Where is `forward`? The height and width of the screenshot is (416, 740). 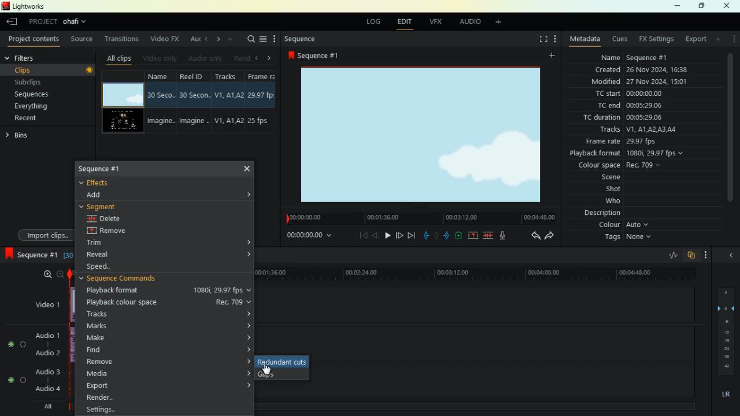 forward is located at coordinates (550, 237).